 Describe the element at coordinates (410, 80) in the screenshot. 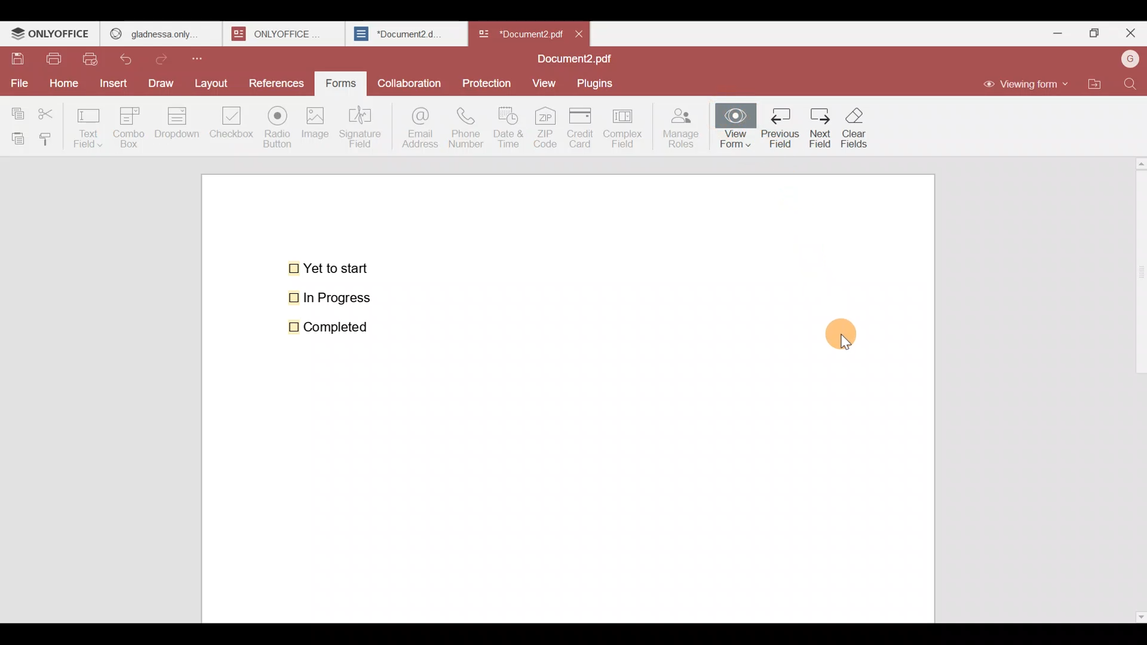

I see `Collaboration` at that location.